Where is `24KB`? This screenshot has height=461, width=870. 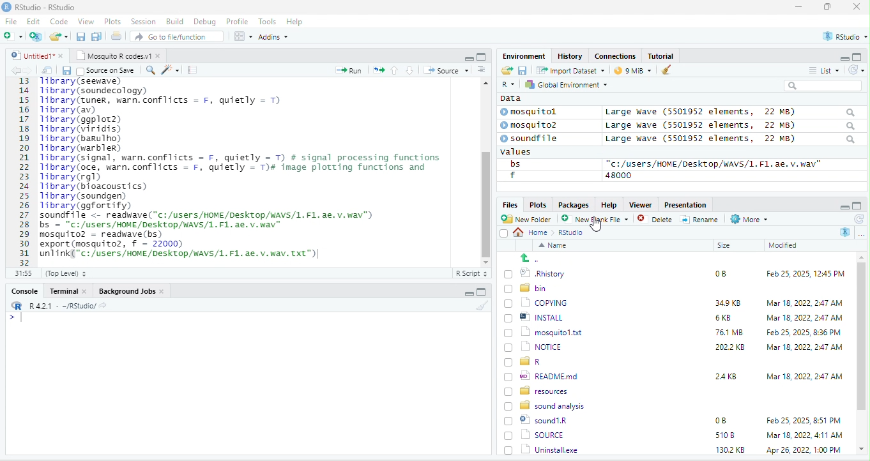 24KB is located at coordinates (724, 375).